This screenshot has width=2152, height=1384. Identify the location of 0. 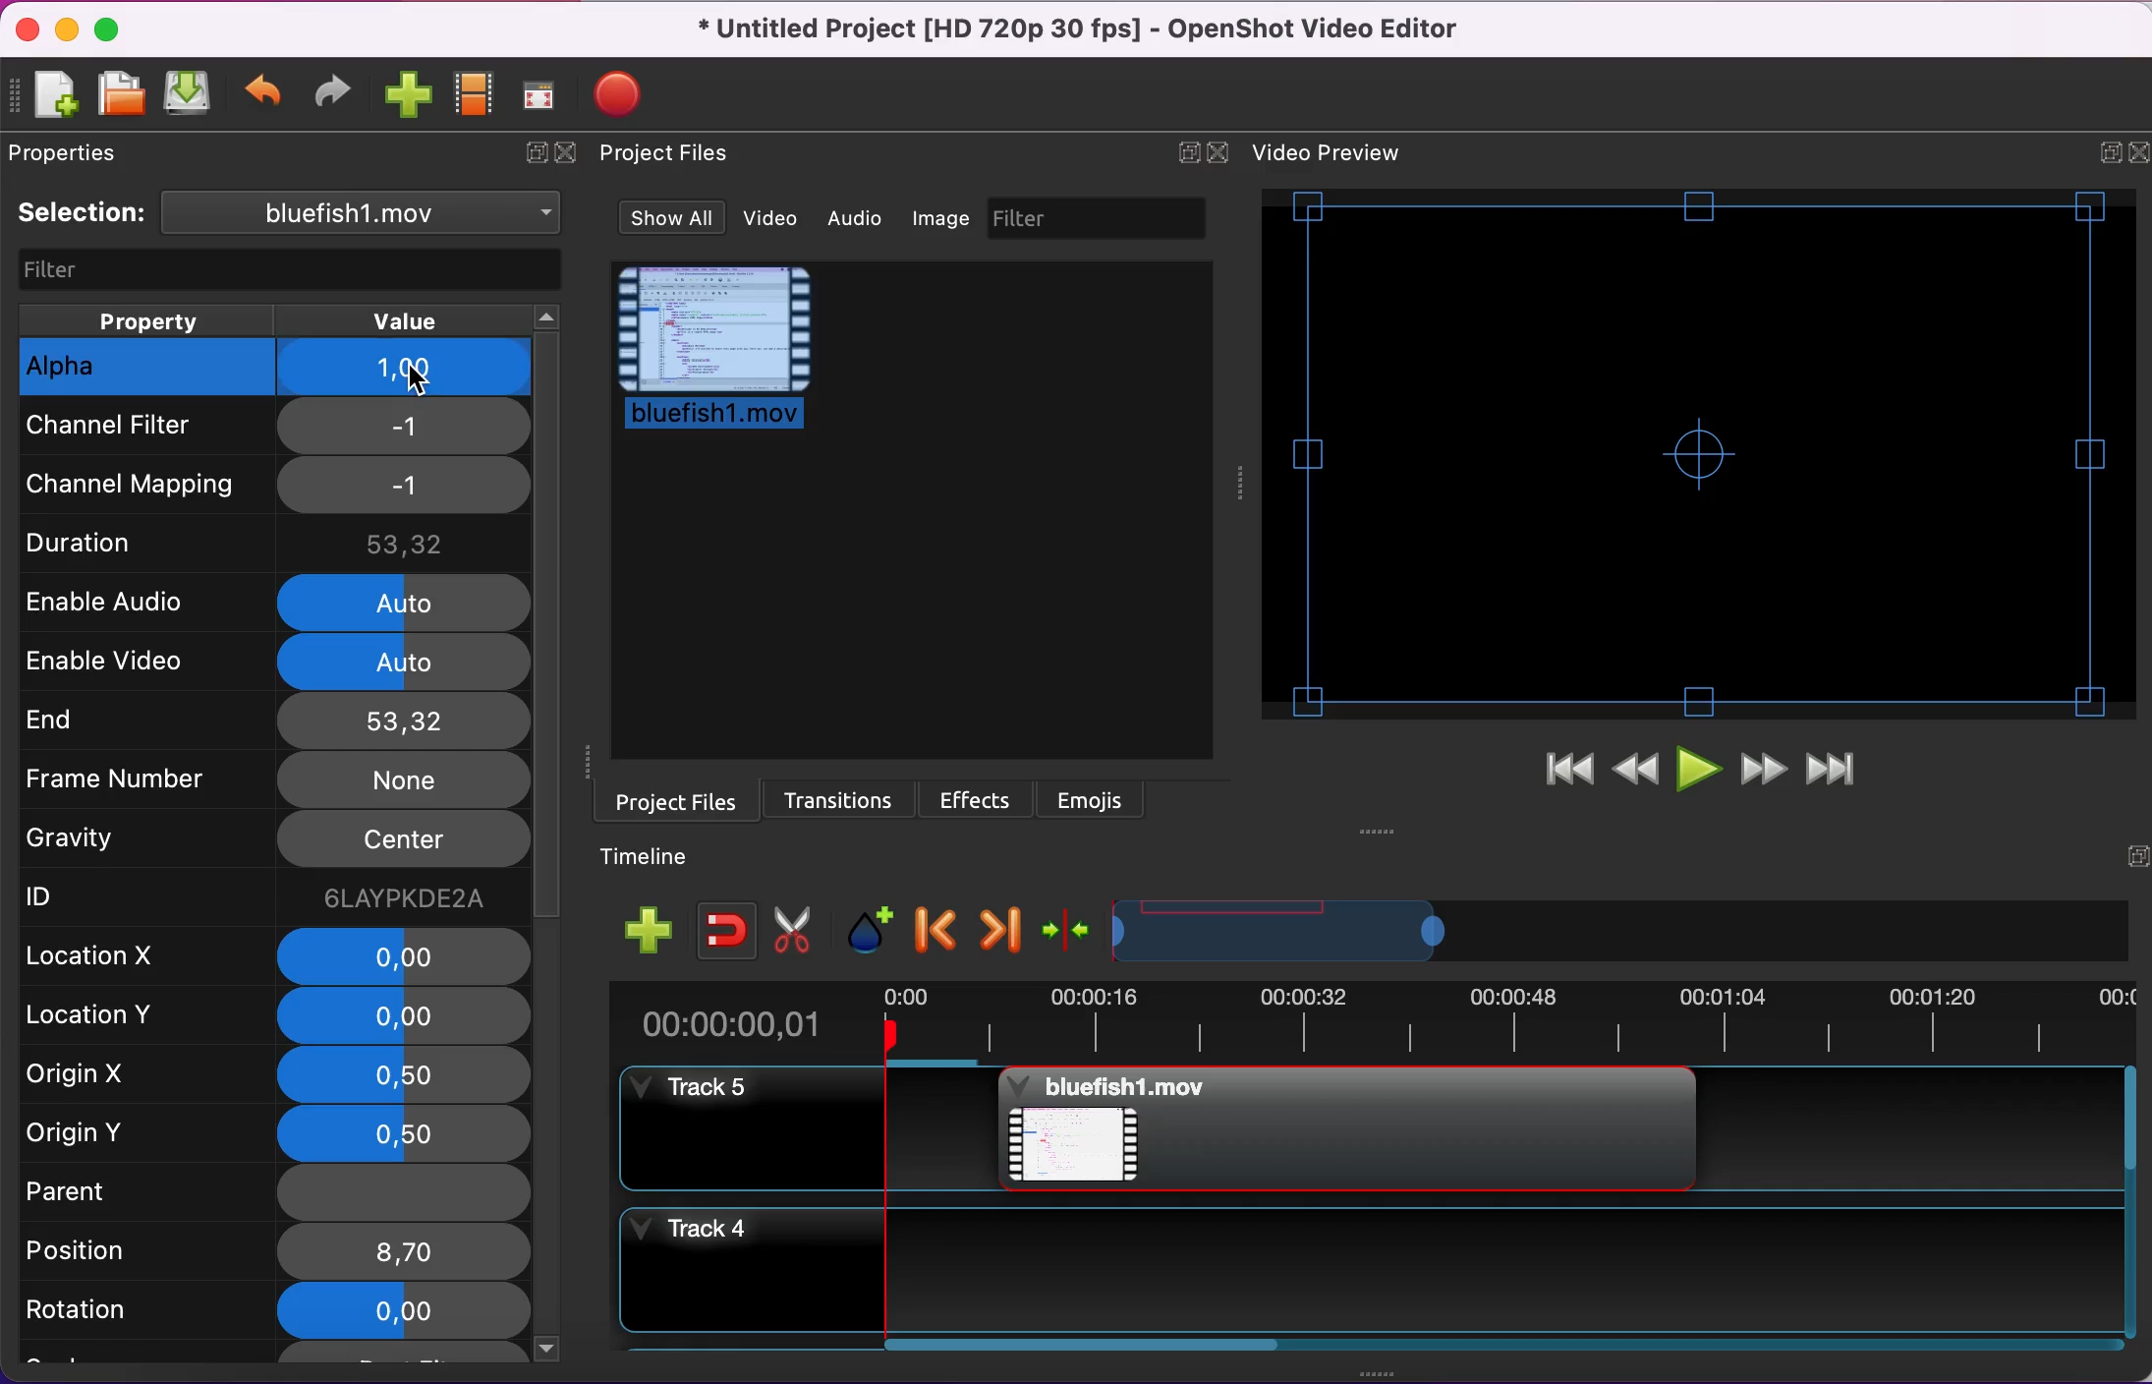
(405, 954).